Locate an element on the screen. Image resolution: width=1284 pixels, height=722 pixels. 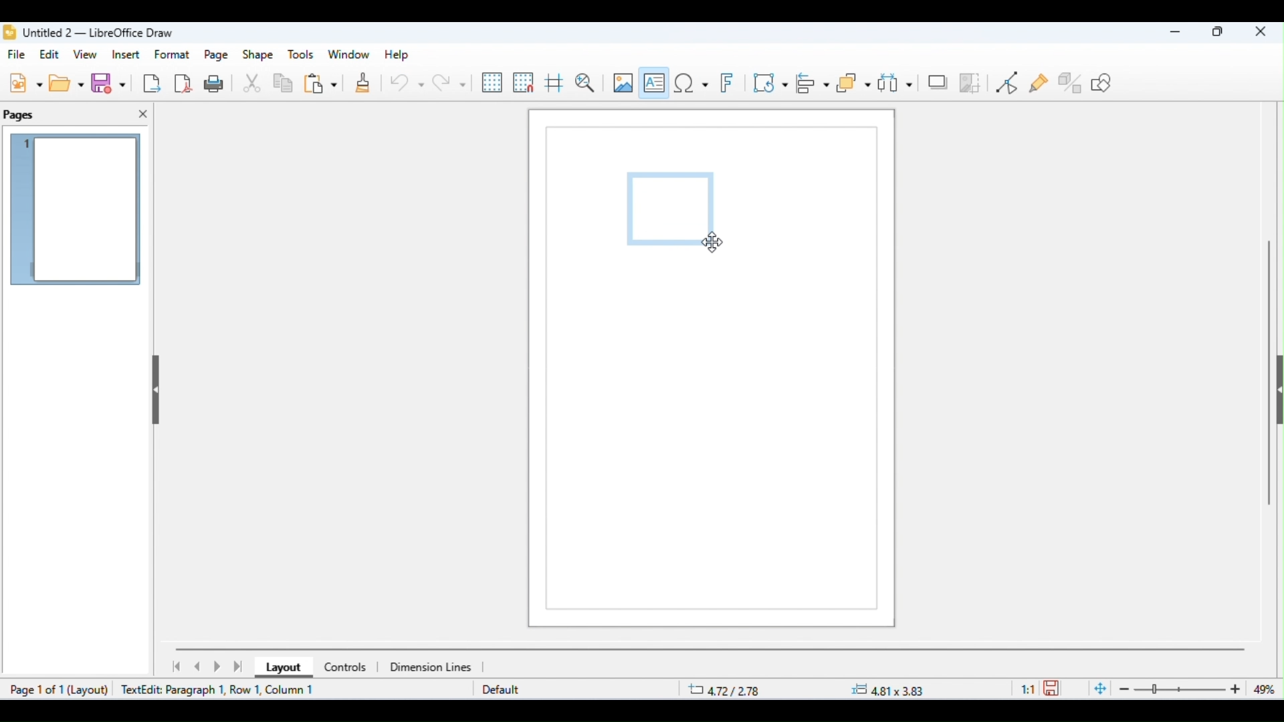
edit is located at coordinates (51, 54).